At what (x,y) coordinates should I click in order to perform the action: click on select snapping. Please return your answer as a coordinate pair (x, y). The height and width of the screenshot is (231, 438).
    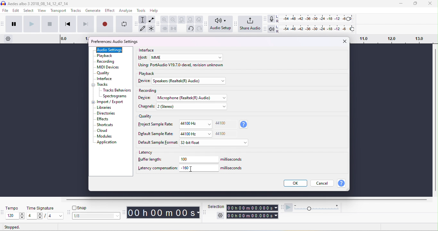
    Looking at the image, I should click on (97, 216).